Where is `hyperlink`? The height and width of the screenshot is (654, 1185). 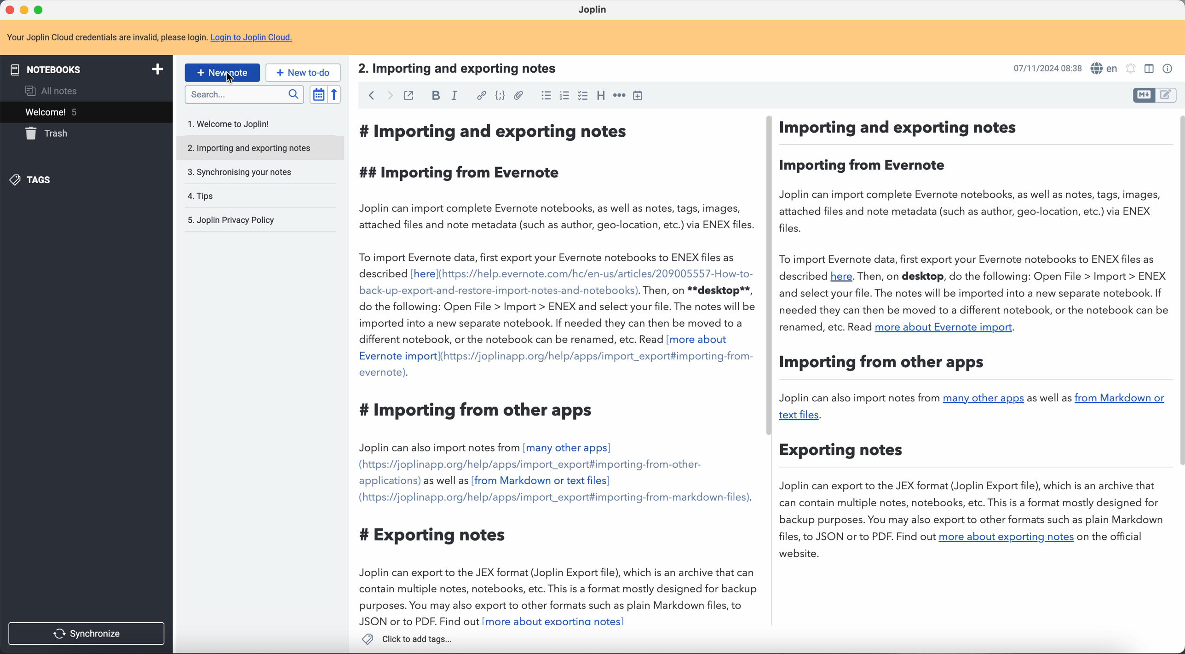 hyperlink is located at coordinates (481, 96).